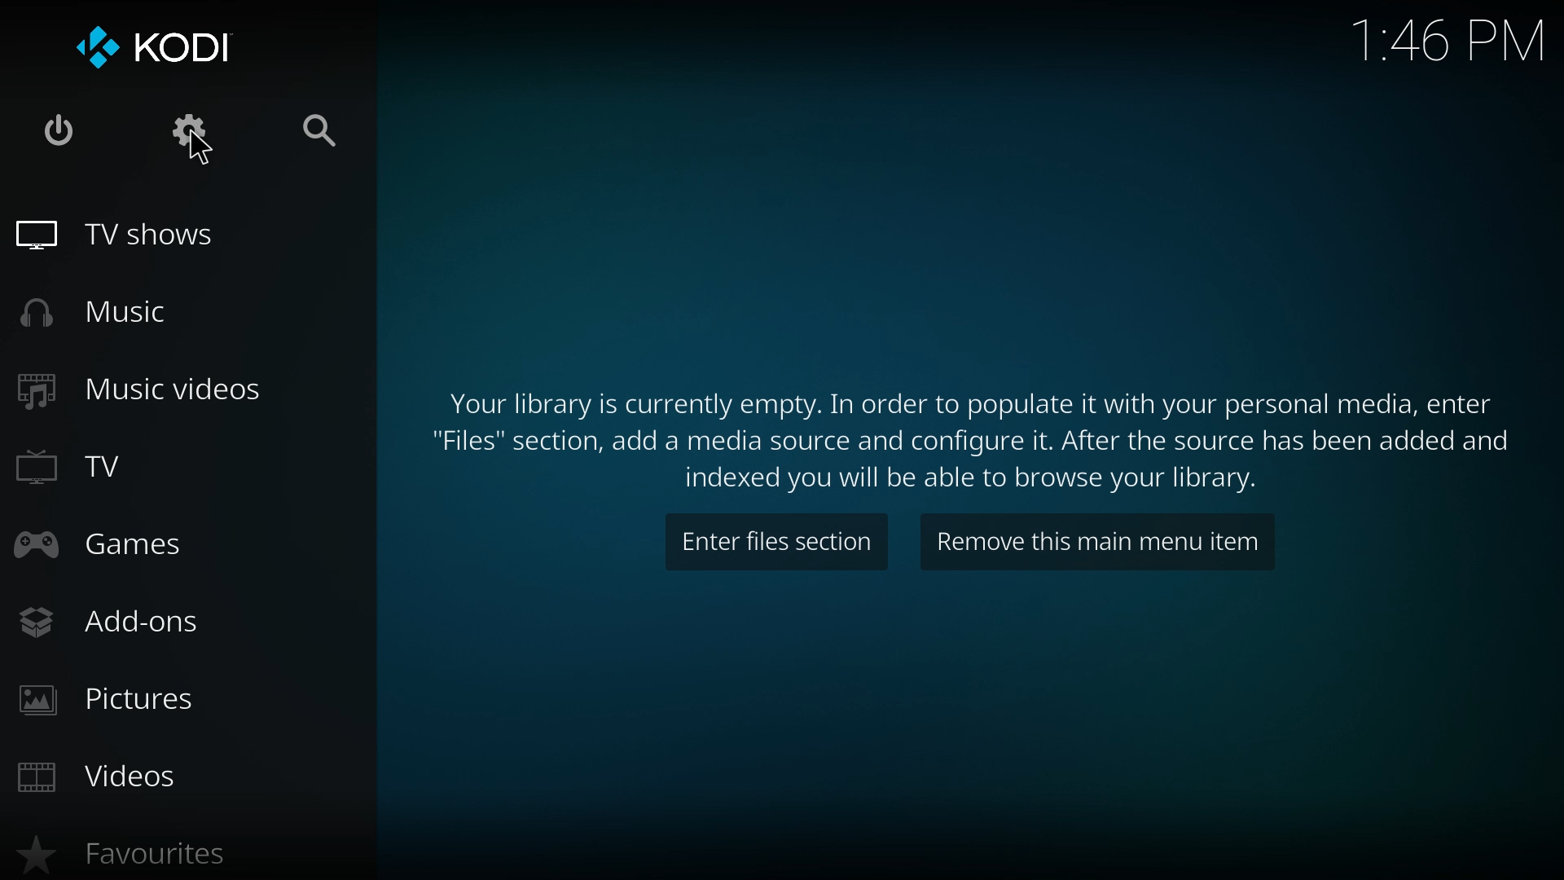 This screenshot has height=880, width=1564. What do you see at coordinates (138, 620) in the screenshot?
I see `add ons` at bounding box center [138, 620].